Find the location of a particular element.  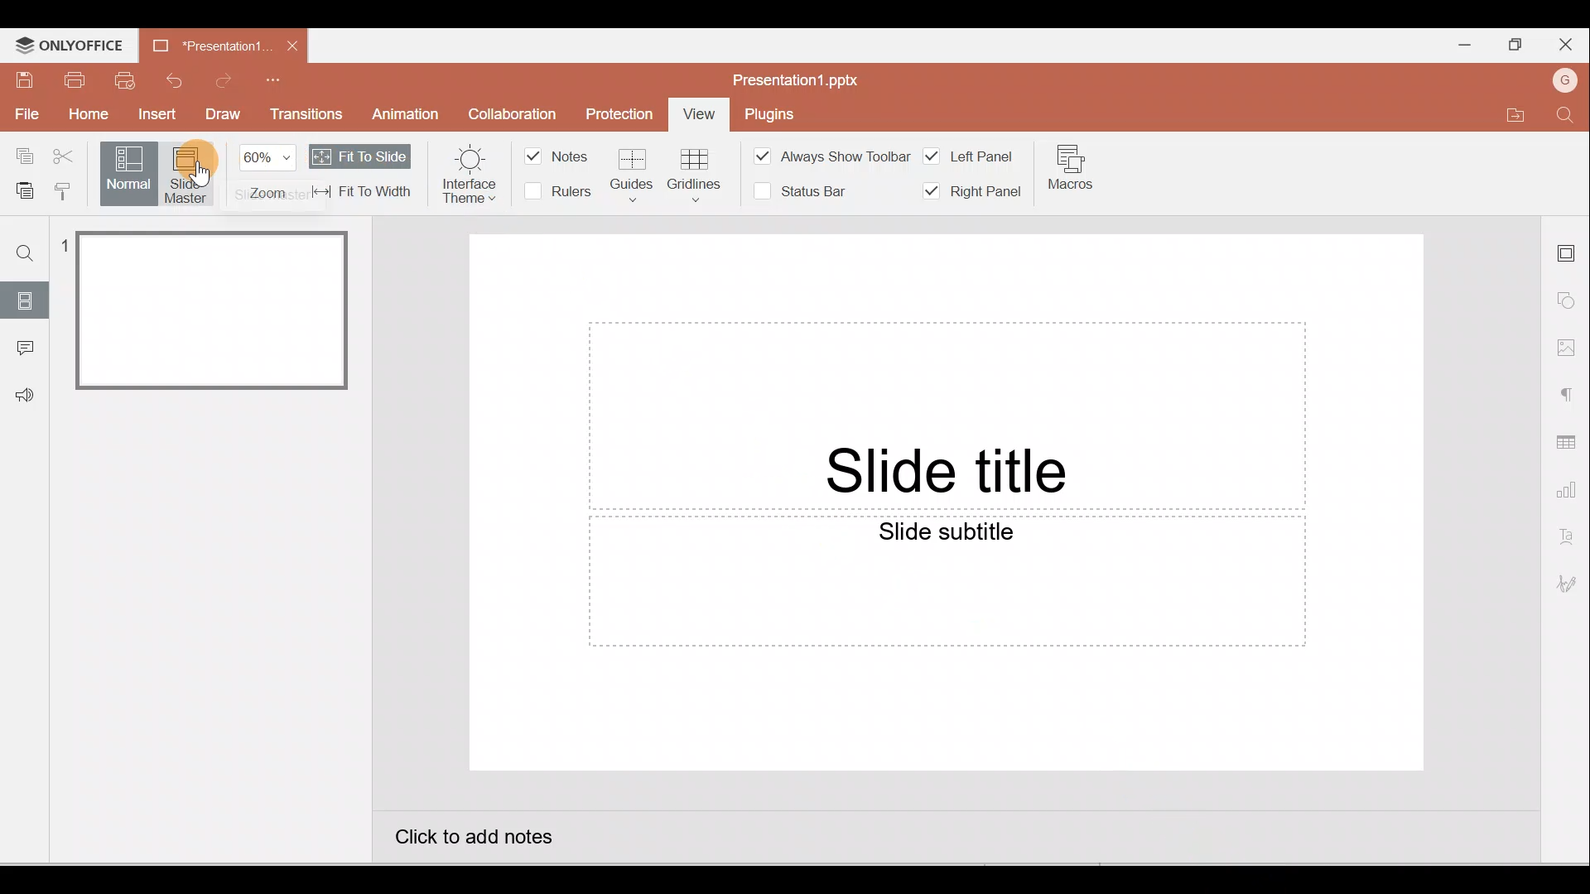

Minimise is located at coordinates (1459, 44).